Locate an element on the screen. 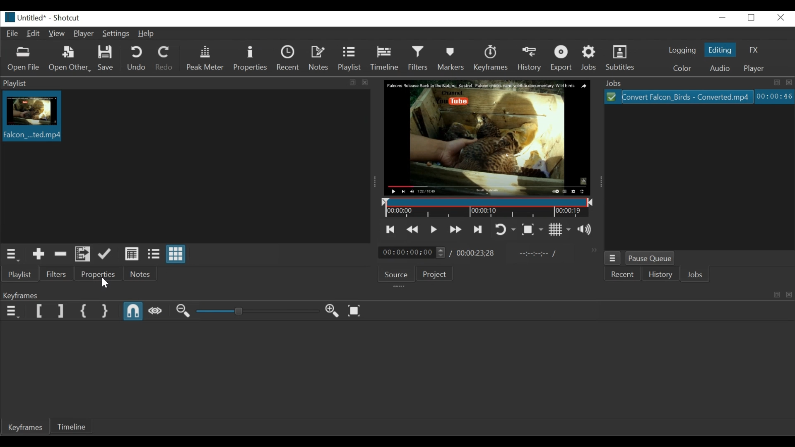  Audio is located at coordinates (720, 69).